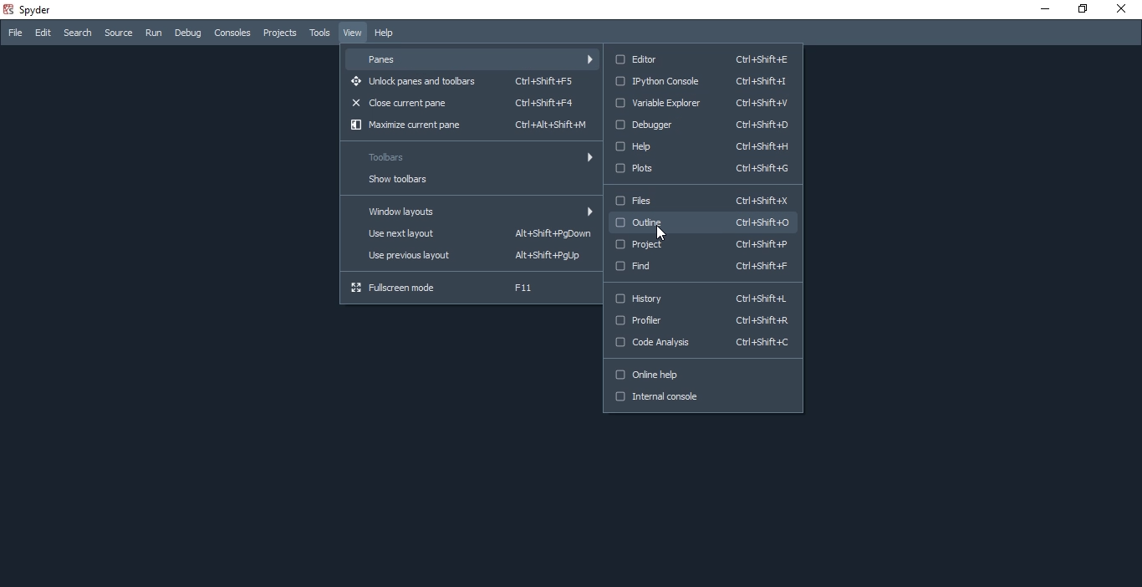  I want to click on Show toolbars, so click(469, 181).